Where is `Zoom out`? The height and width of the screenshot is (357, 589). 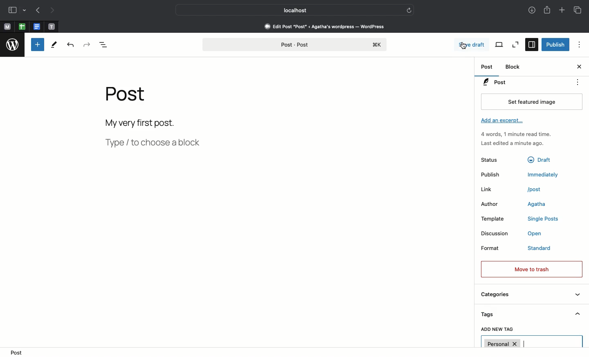
Zoom out is located at coordinates (515, 44).